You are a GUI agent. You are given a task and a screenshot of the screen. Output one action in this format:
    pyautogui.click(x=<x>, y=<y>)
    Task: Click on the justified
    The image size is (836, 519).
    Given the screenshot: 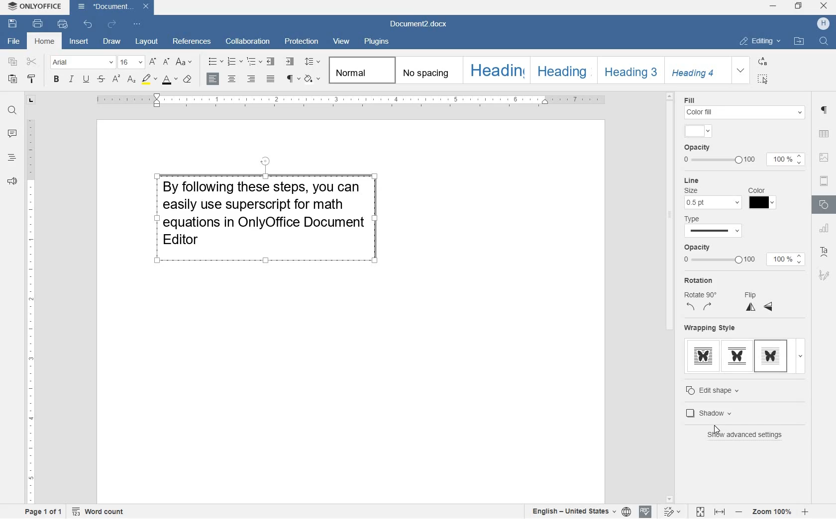 What is the action you would take?
    pyautogui.click(x=272, y=79)
    